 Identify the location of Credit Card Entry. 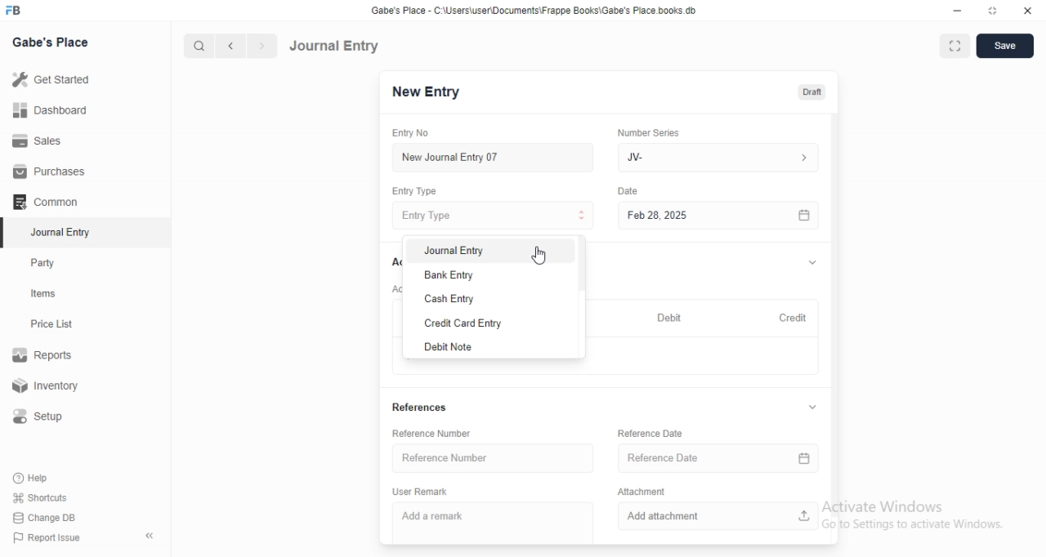
(459, 323).